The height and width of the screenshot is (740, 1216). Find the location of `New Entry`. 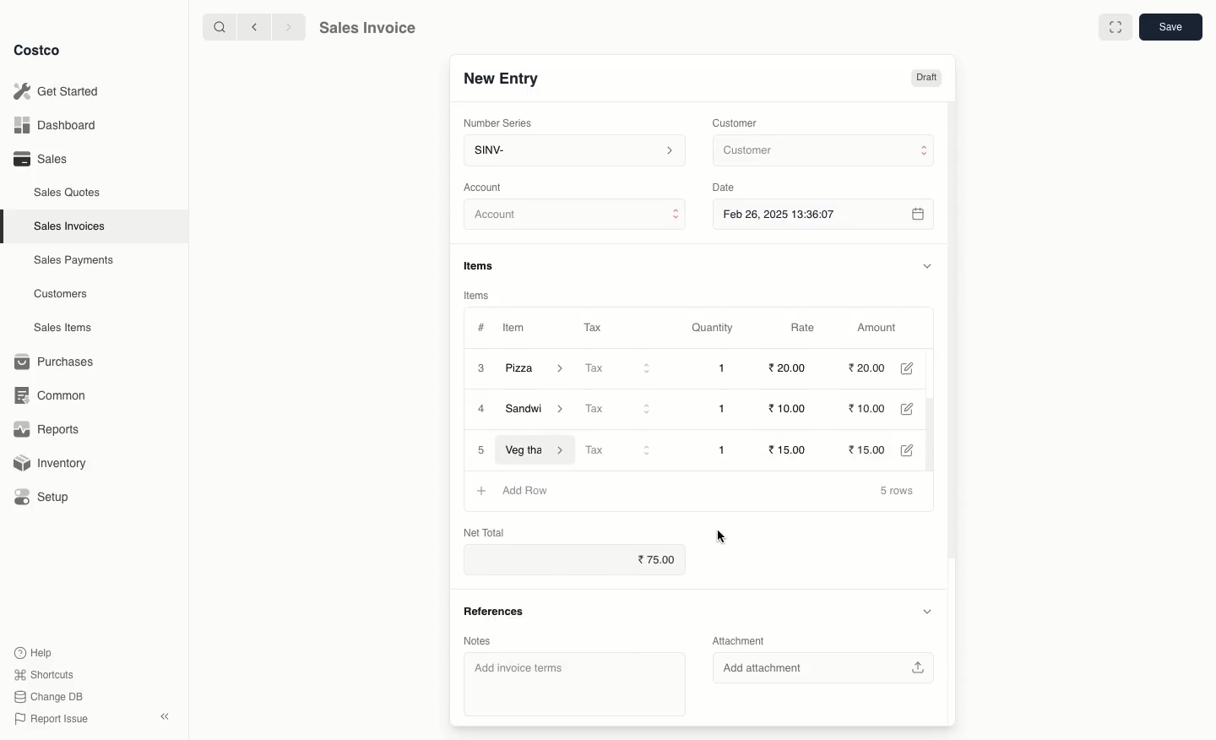

New Entry is located at coordinates (500, 78).